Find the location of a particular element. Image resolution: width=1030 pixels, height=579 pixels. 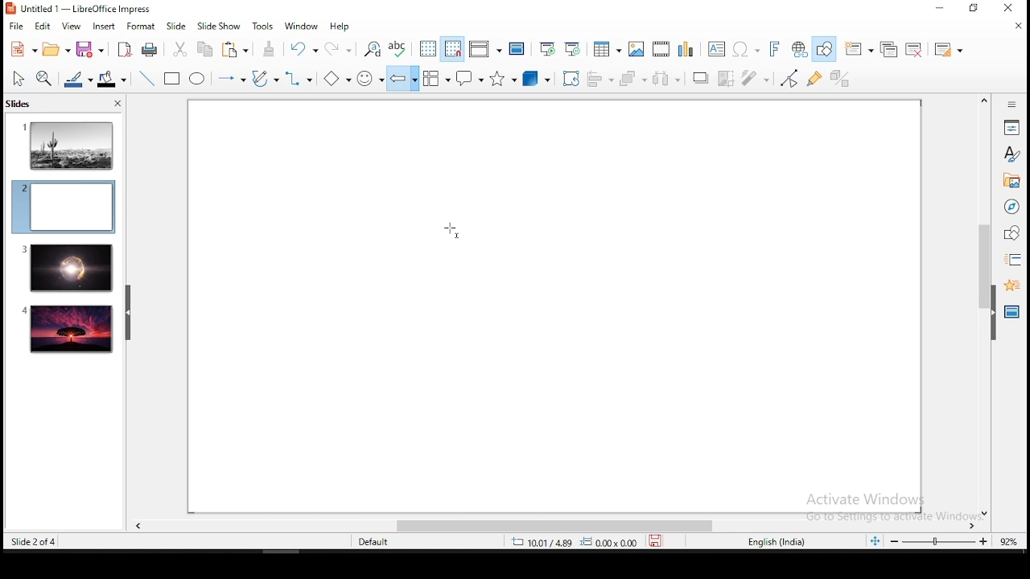

save is located at coordinates (89, 51).